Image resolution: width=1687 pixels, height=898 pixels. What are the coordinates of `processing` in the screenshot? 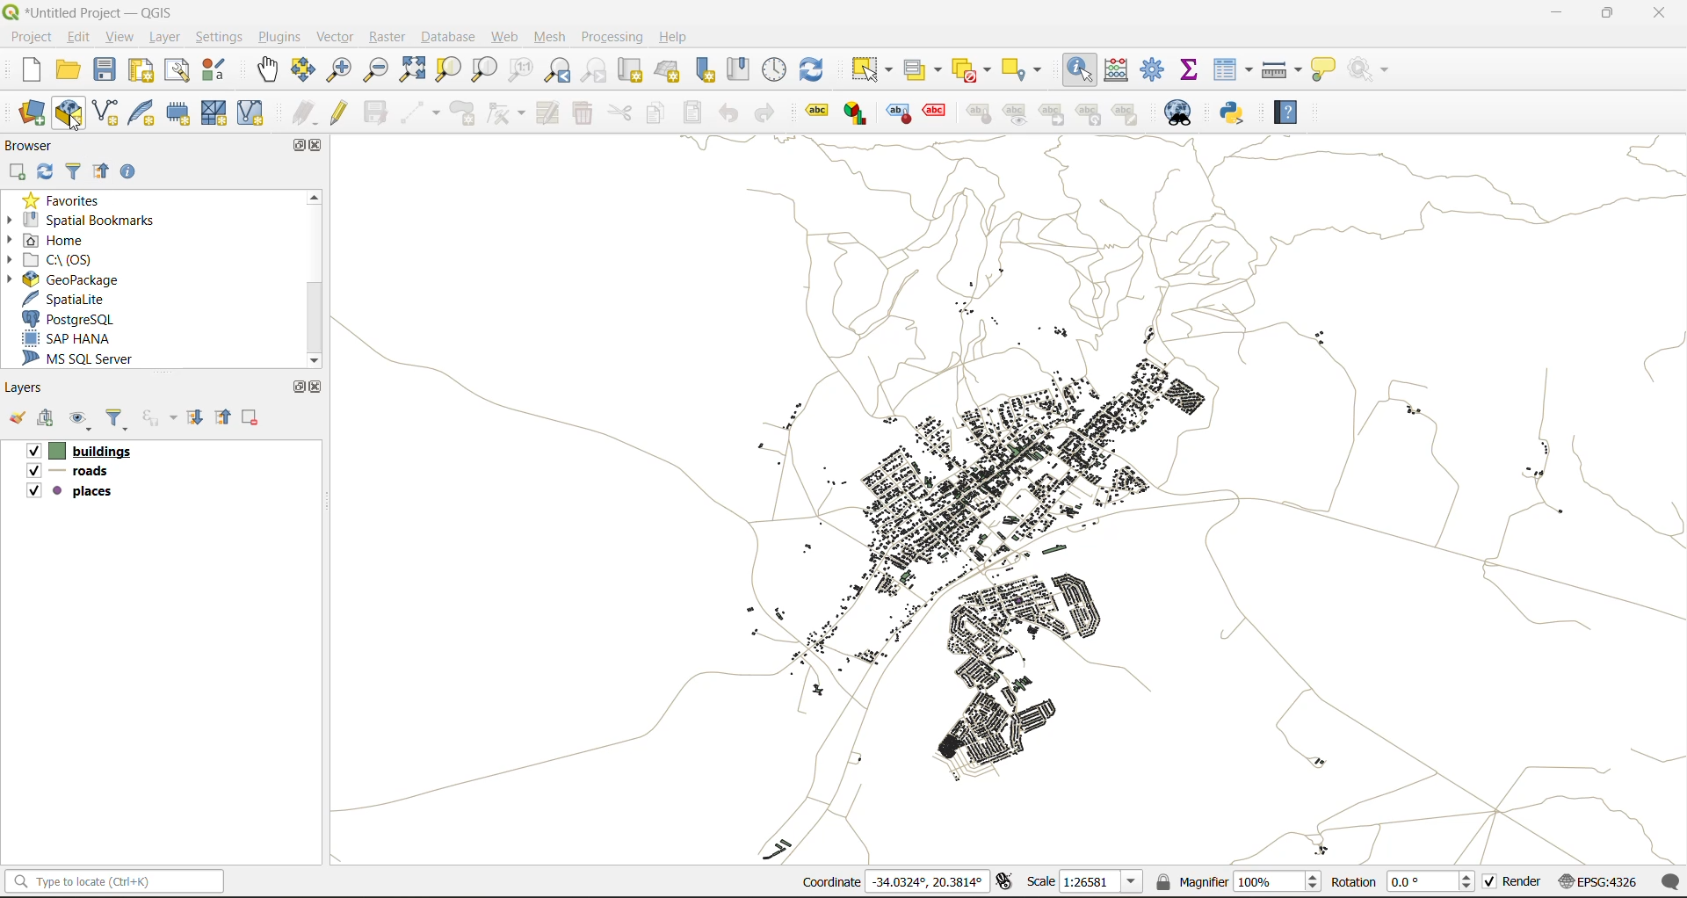 It's located at (614, 40).